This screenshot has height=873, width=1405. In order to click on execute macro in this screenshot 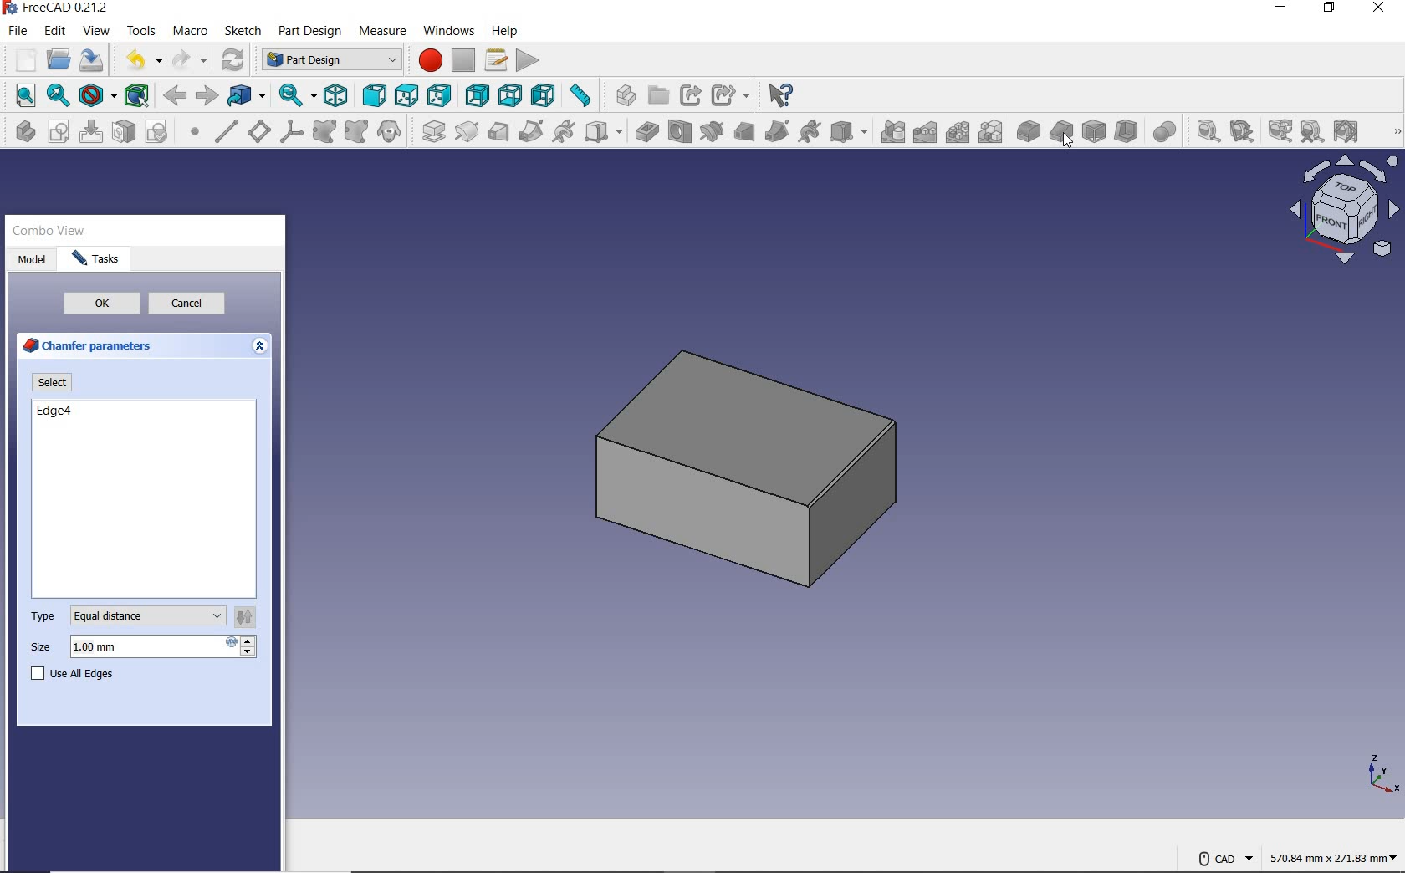, I will do `click(528, 60)`.